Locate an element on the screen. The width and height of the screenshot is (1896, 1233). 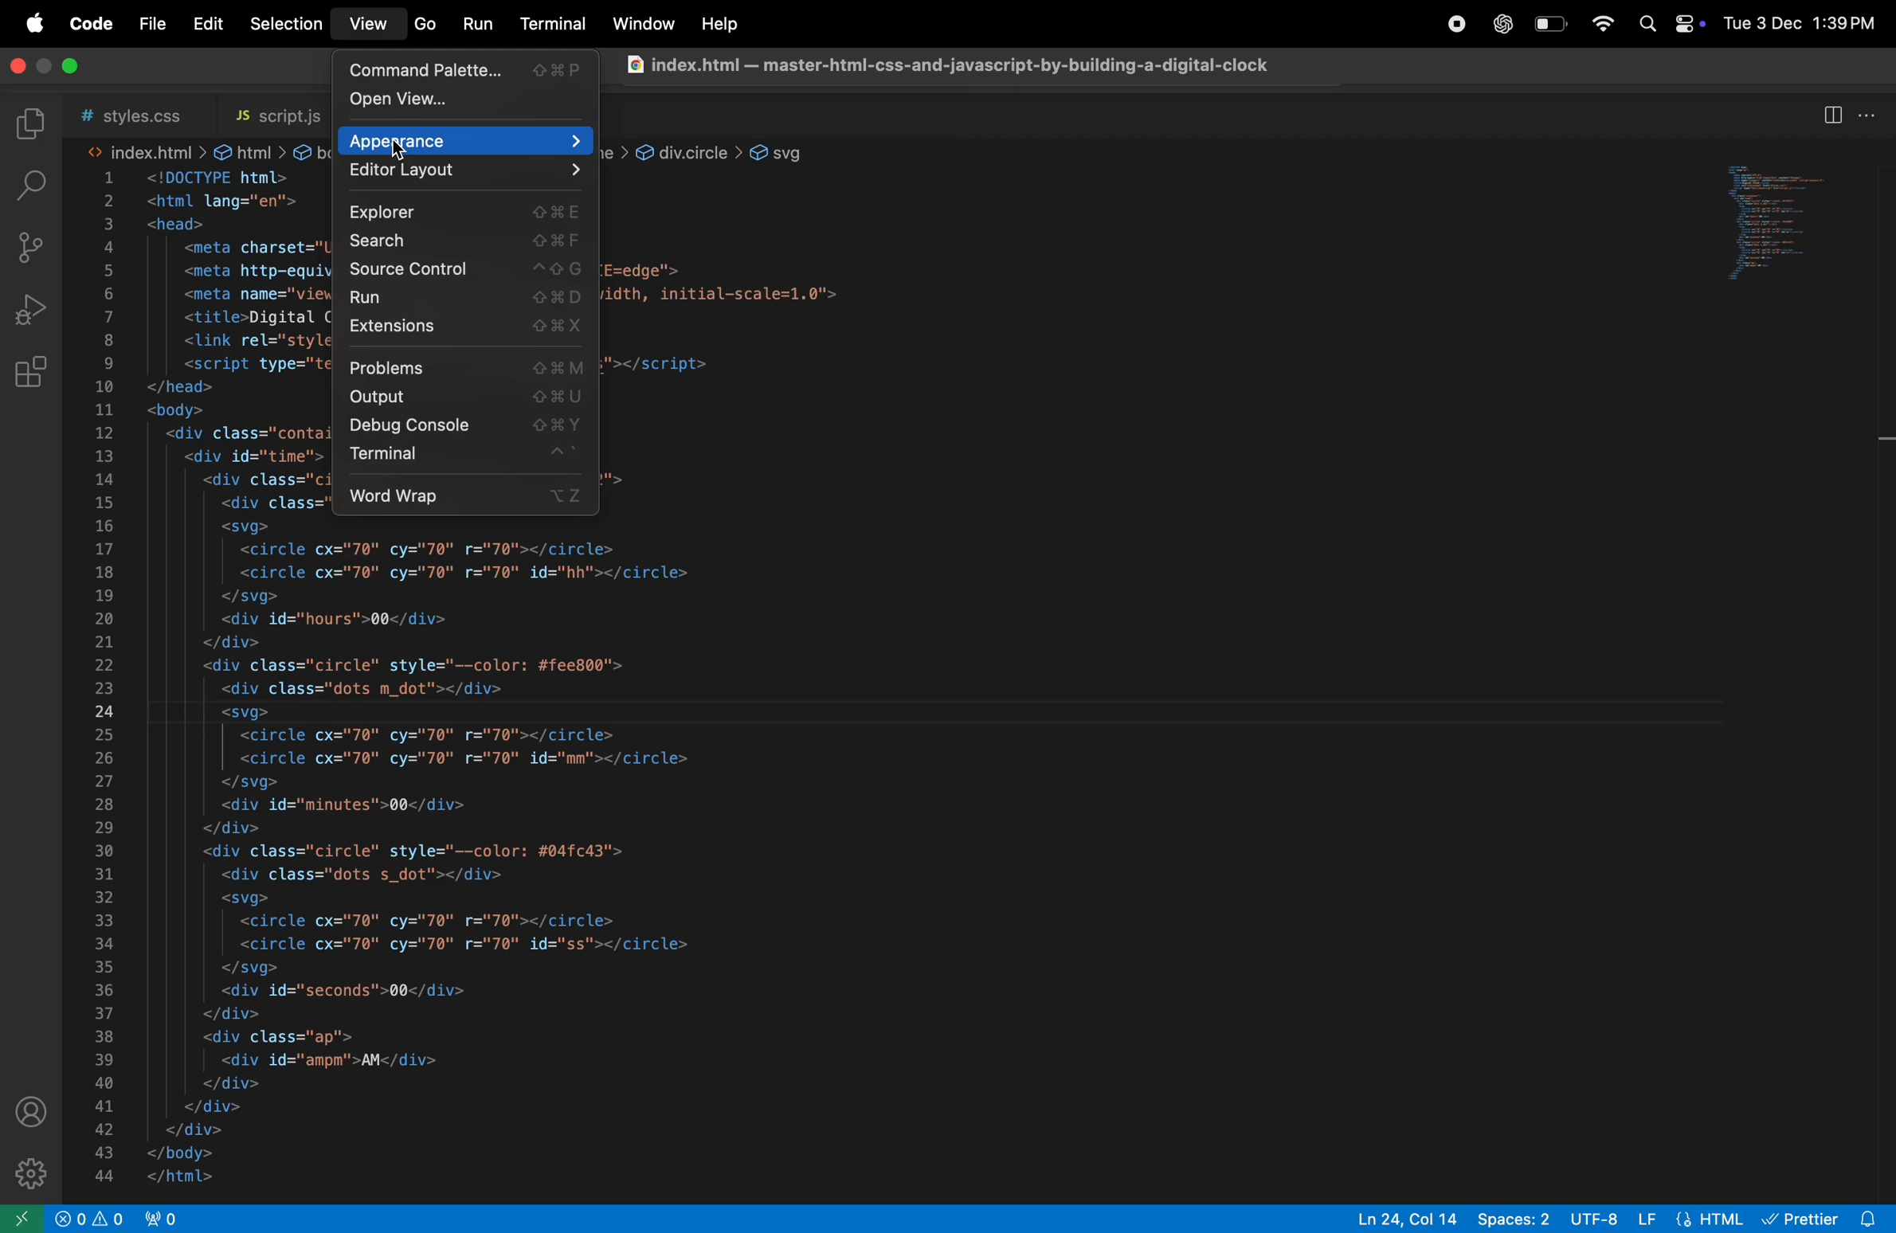
preview window is located at coordinates (1791, 230).